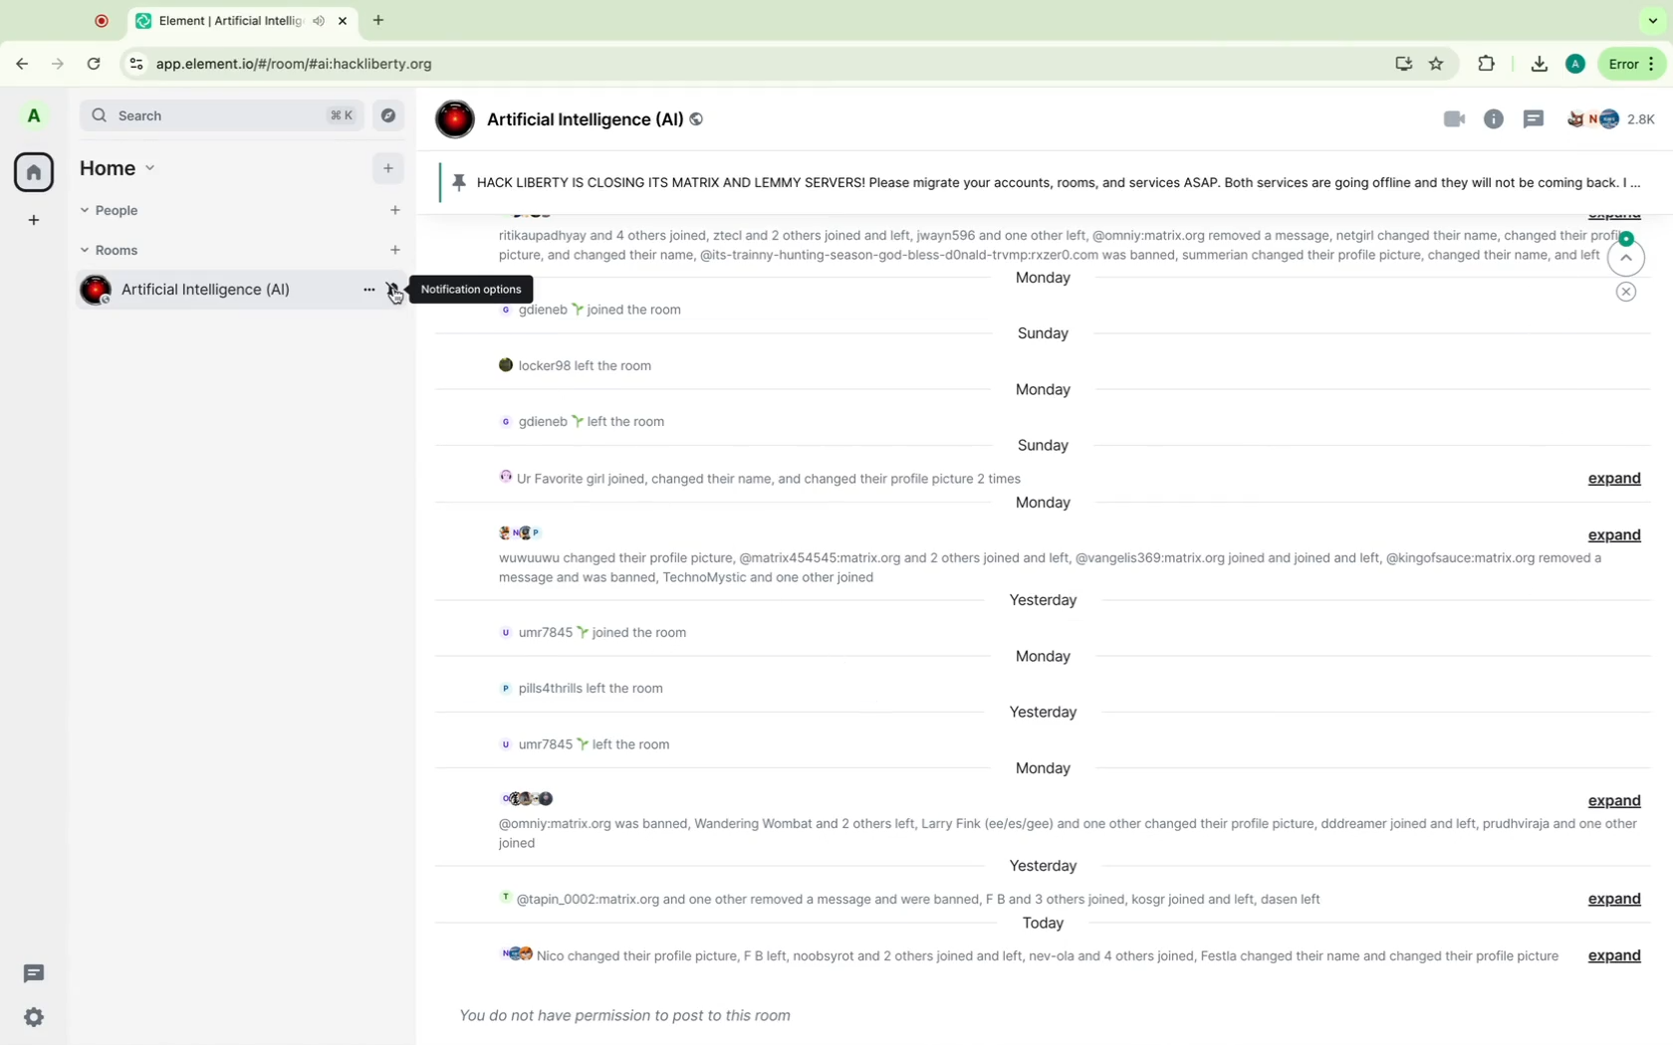  What do you see at coordinates (92, 63) in the screenshot?
I see `refresh` at bounding box center [92, 63].